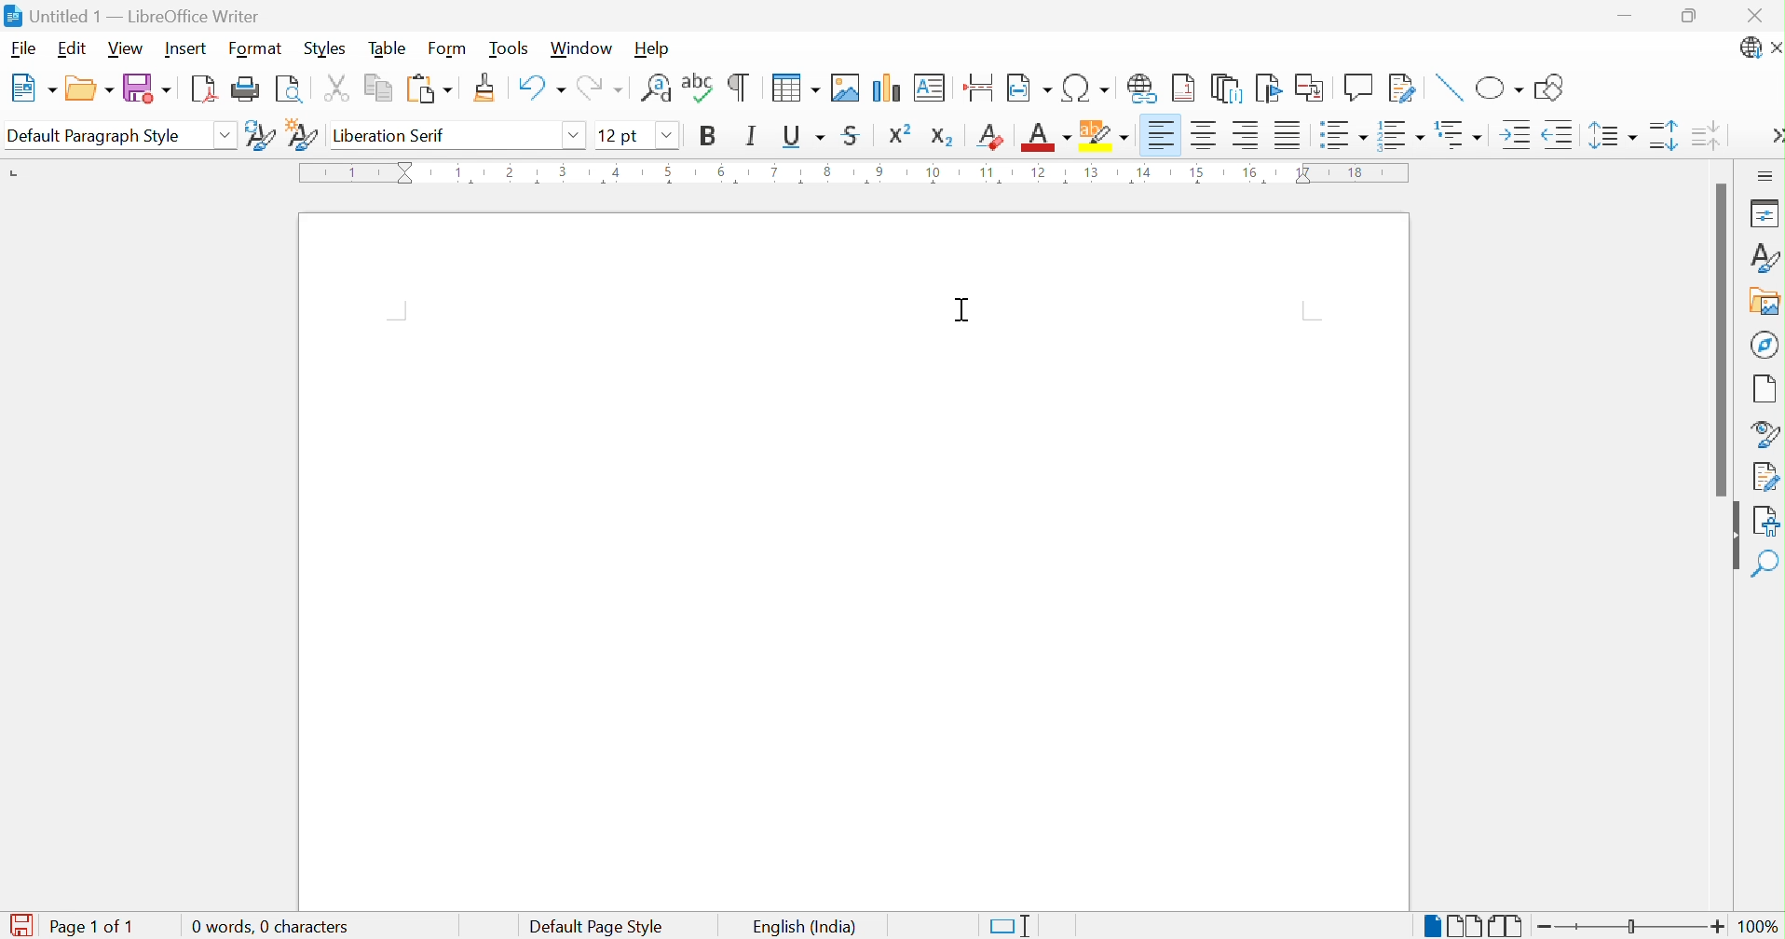 The height and width of the screenshot is (939, 1785). Describe the element at coordinates (1662, 135) in the screenshot. I see `Increase paragraph spacing` at that location.